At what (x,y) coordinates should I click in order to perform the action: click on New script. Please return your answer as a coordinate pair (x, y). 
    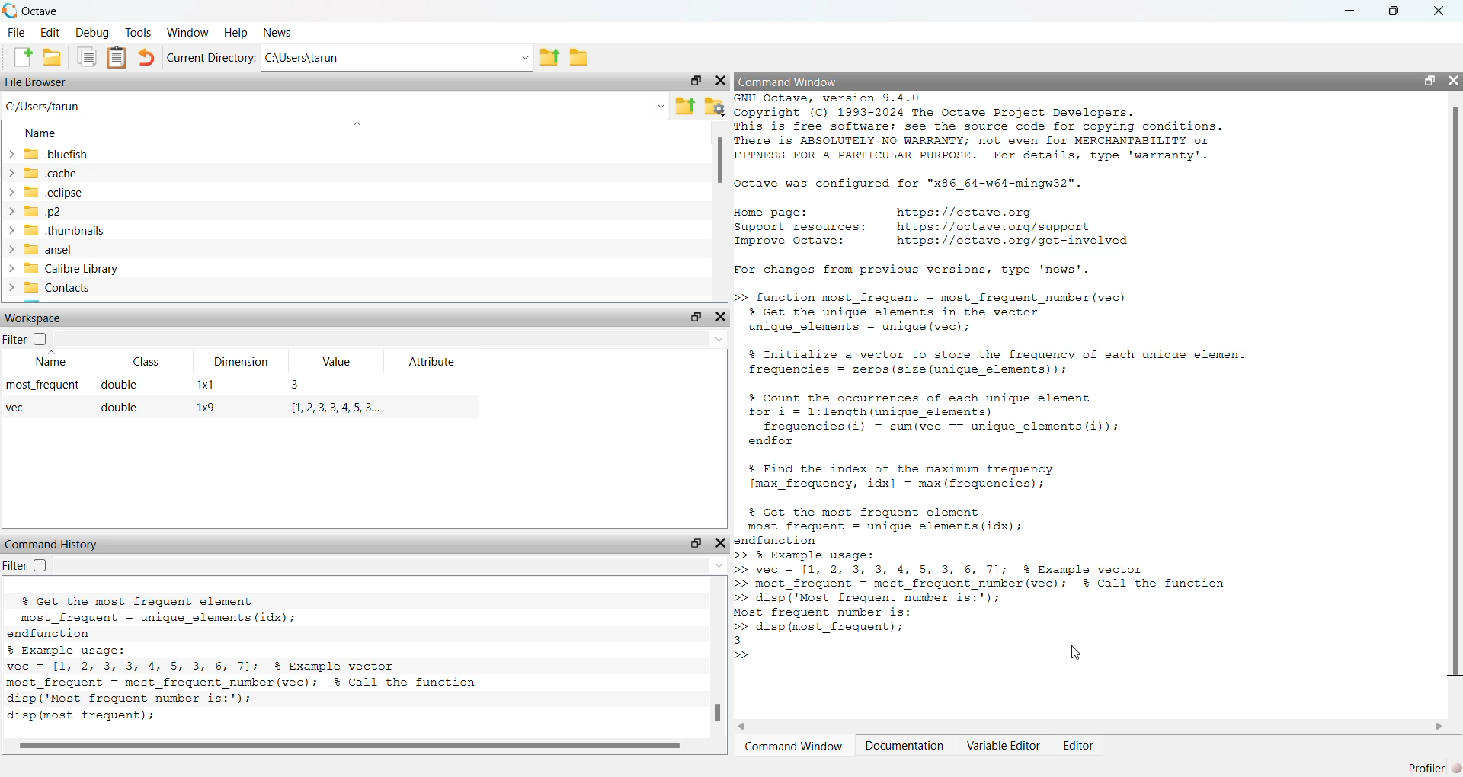
    Looking at the image, I should click on (21, 56).